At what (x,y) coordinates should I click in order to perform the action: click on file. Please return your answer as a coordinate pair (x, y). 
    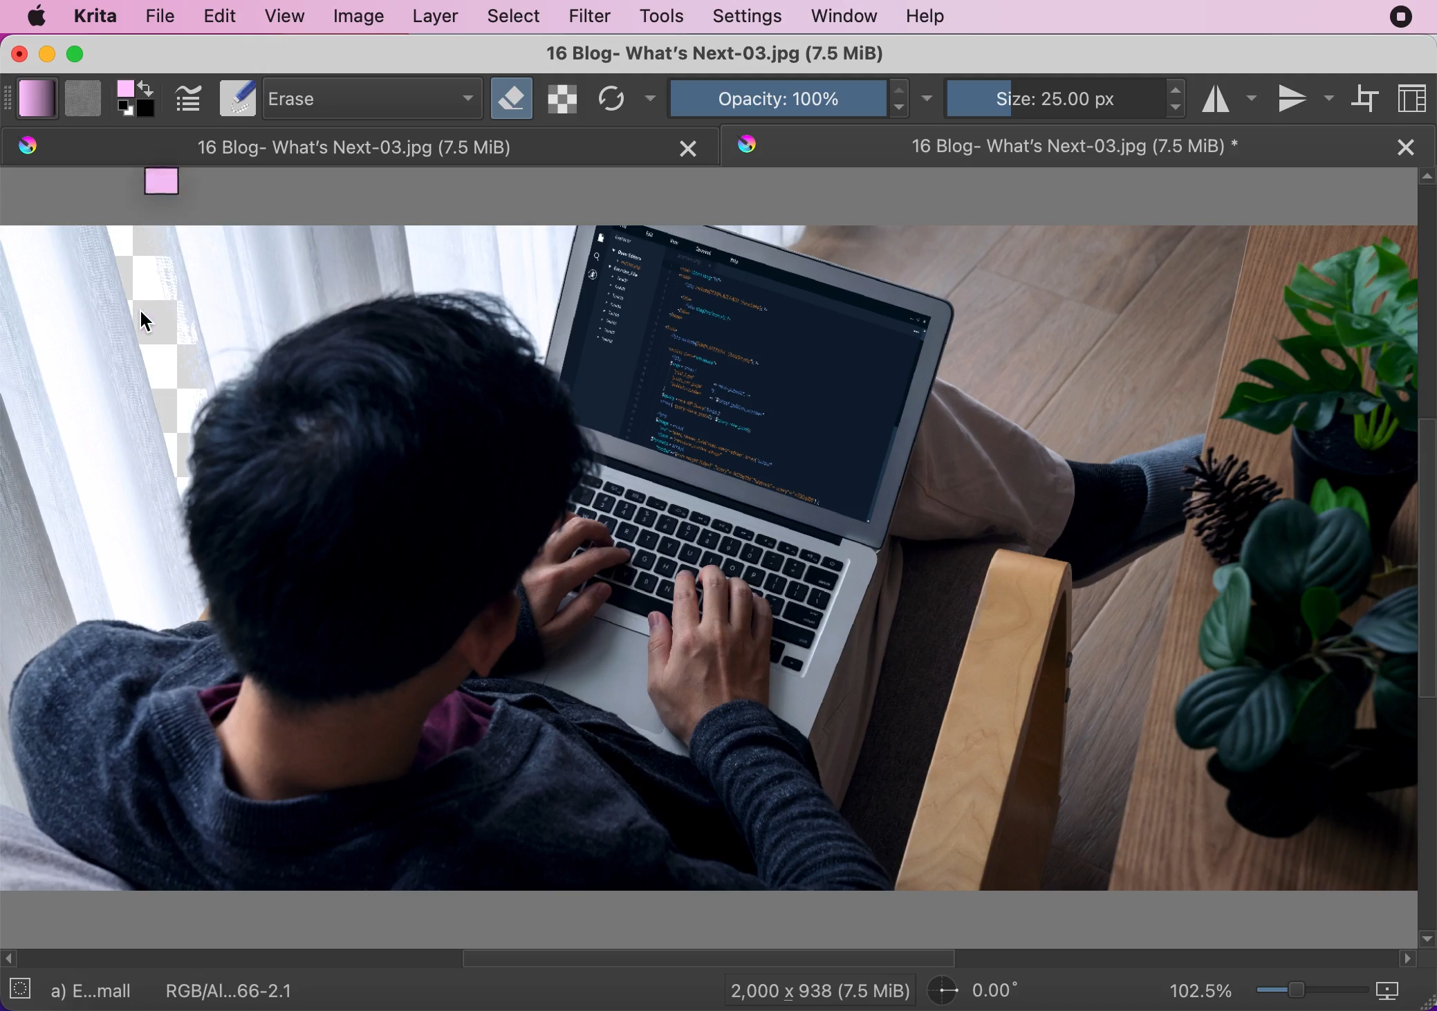
    Looking at the image, I should click on (160, 15).